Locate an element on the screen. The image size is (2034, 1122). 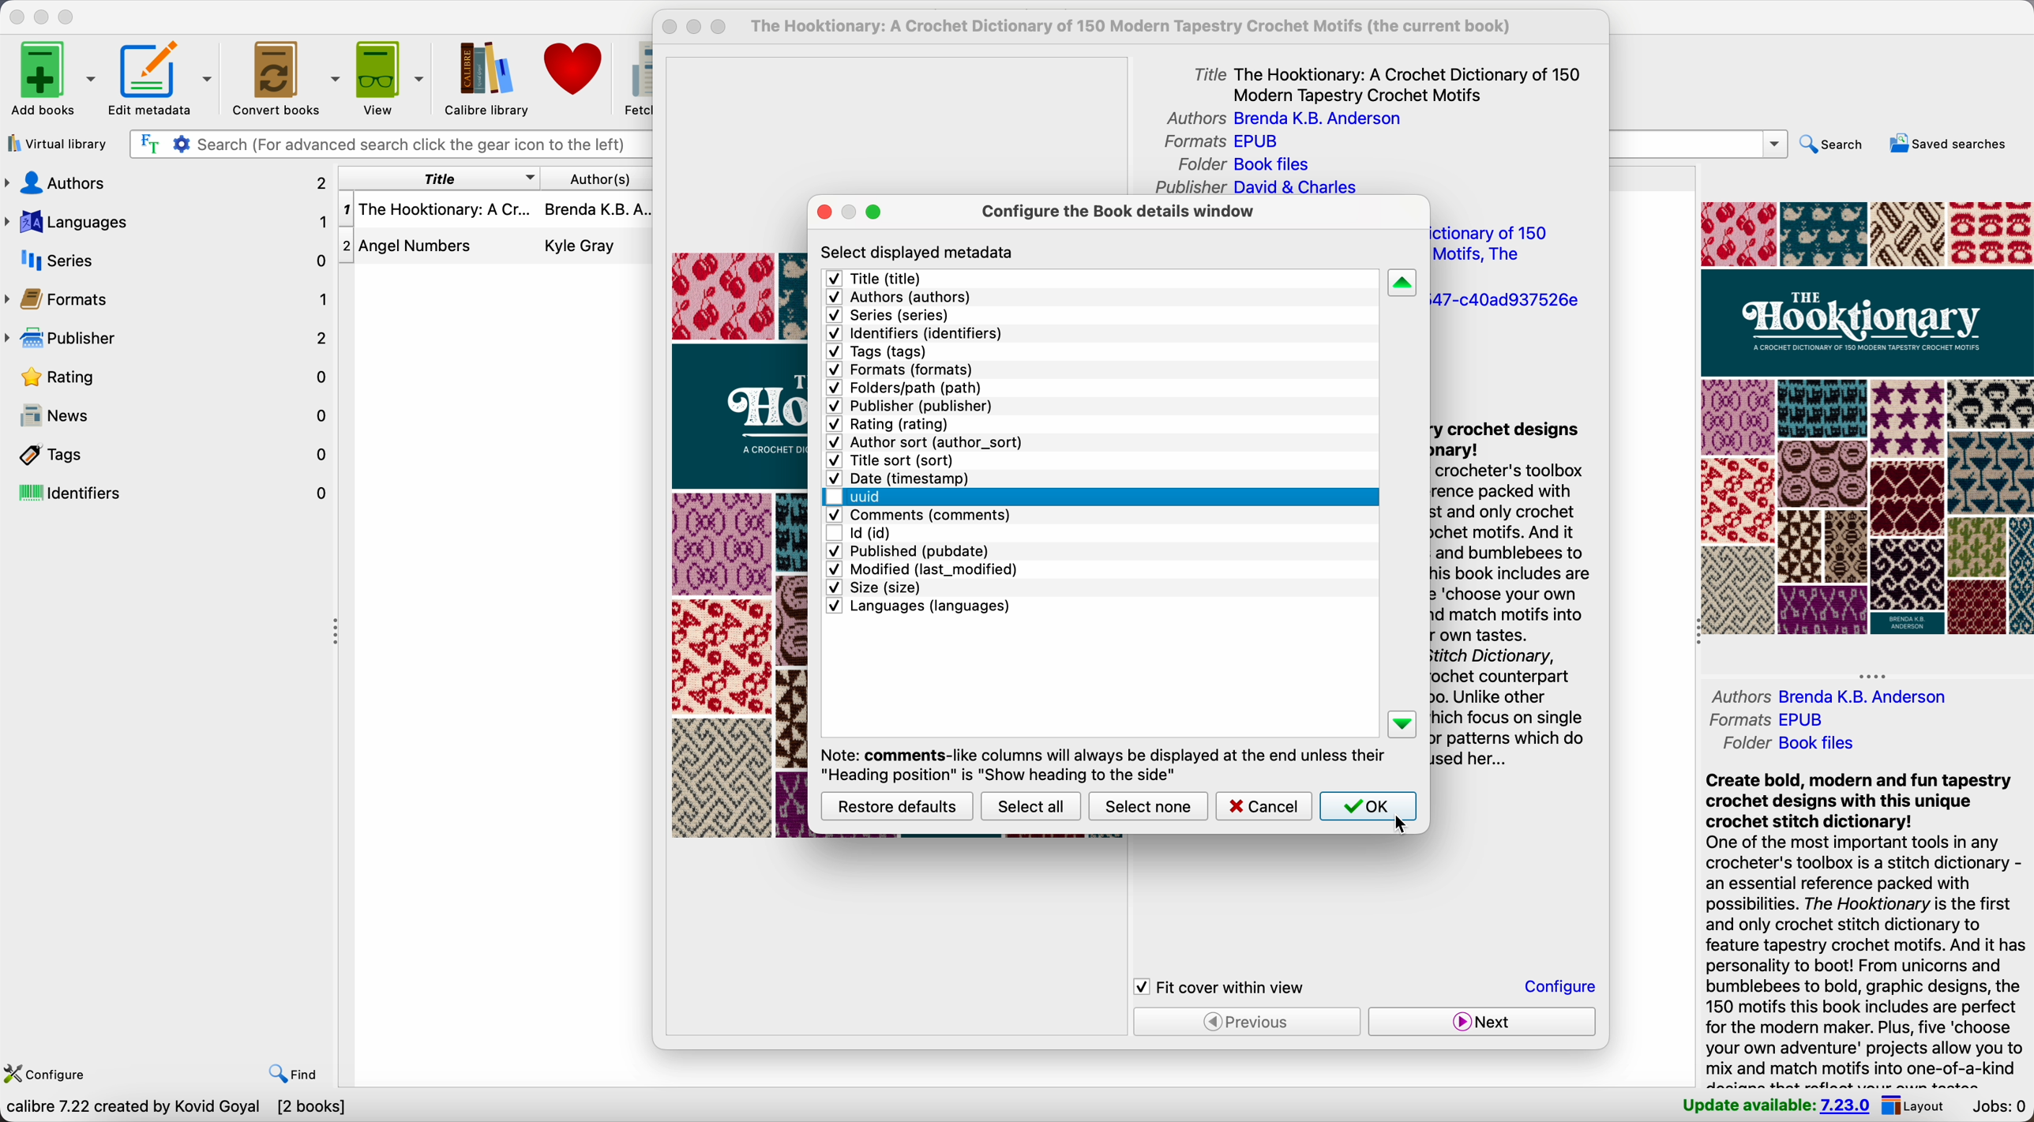
maximize is located at coordinates (719, 28).